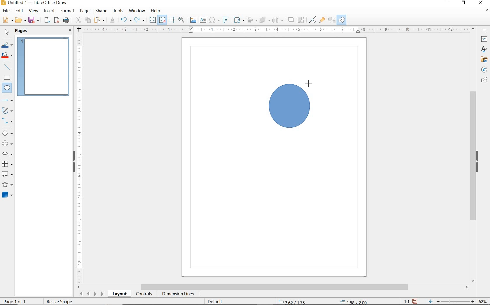 The width and height of the screenshot is (490, 305). Describe the element at coordinates (8, 121) in the screenshot. I see `CONNECTORS` at that location.